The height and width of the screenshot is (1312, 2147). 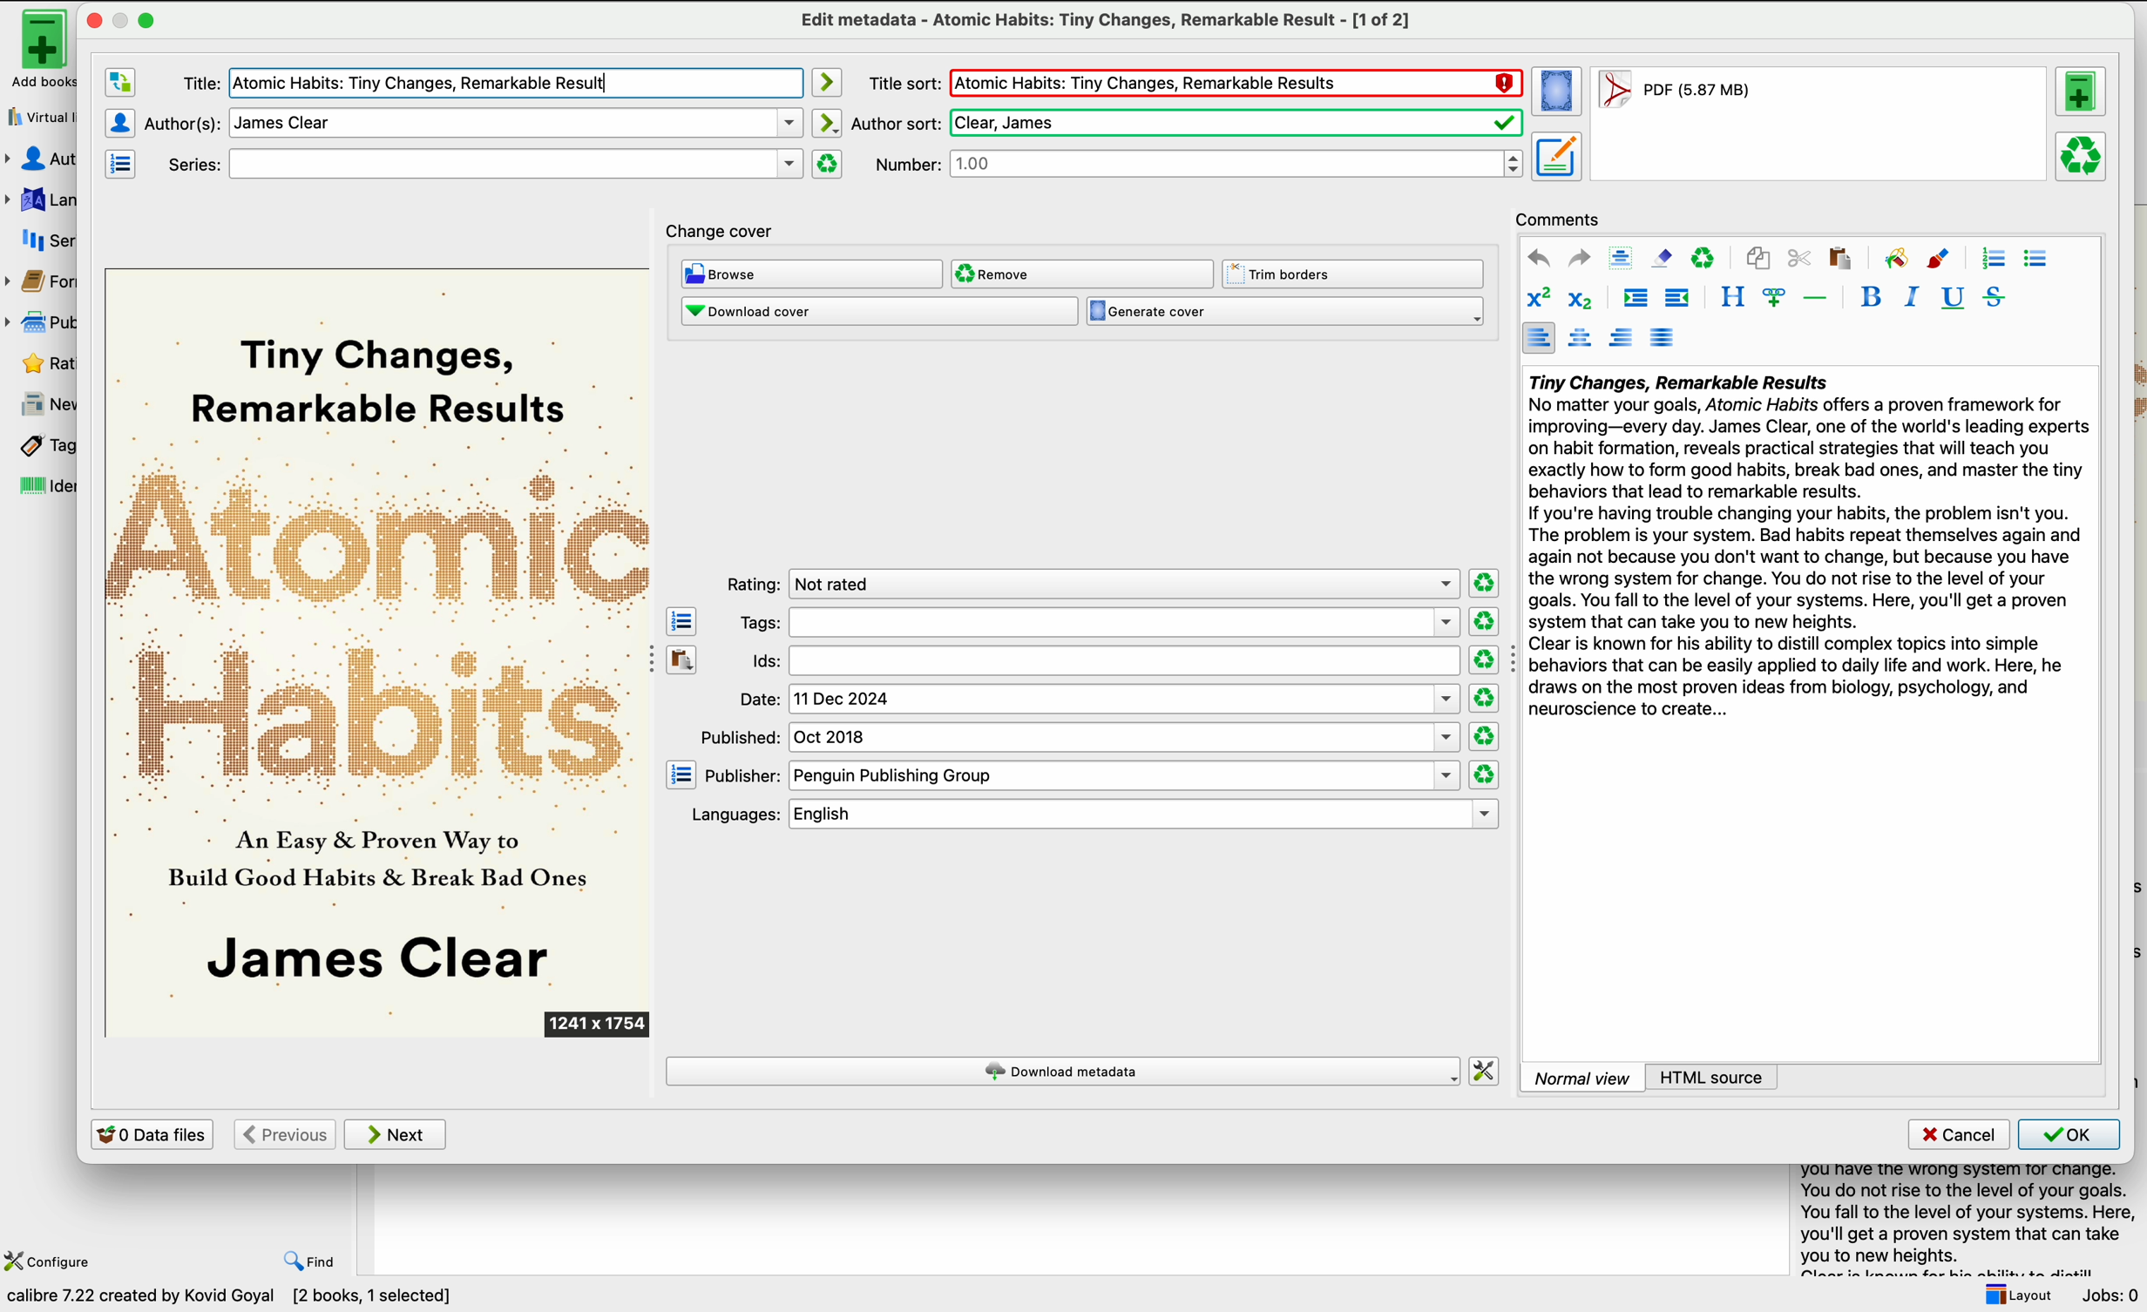 I want to click on manage series editor, so click(x=124, y=164).